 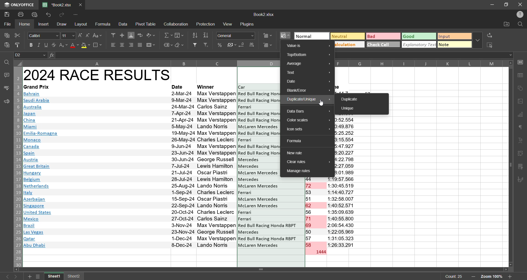 I want to click on Racer’s name, so click(x=217, y=170).